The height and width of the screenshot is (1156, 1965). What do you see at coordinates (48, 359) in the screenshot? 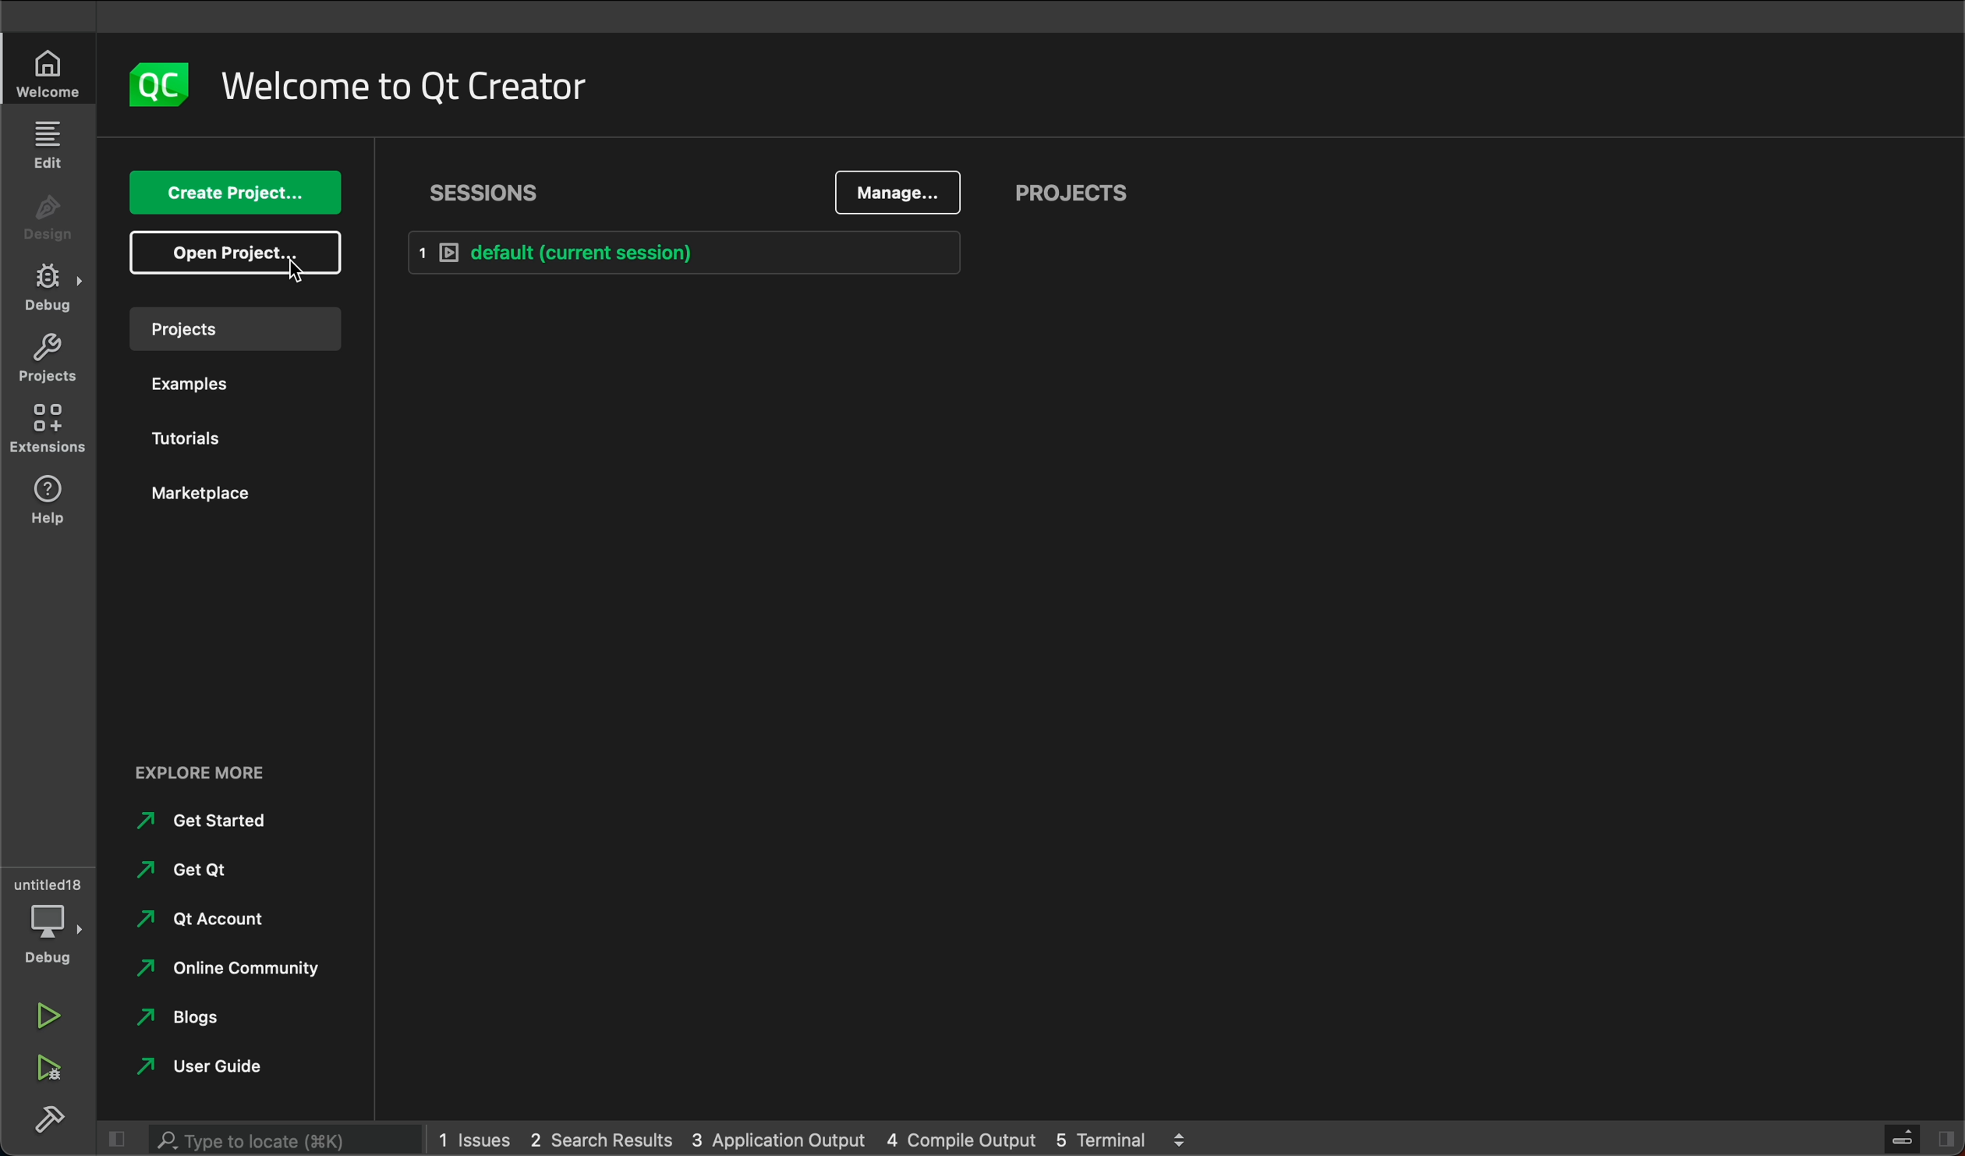
I see `projects` at bounding box center [48, 359].